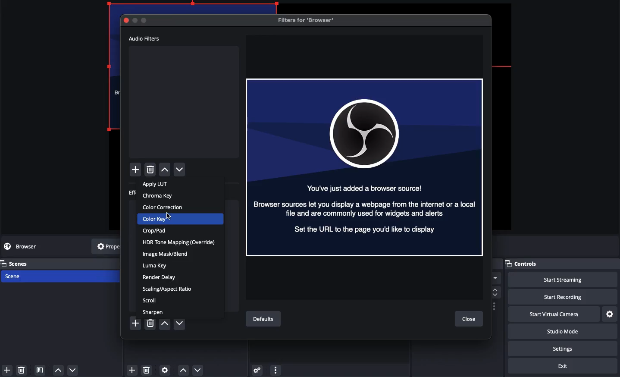 Image resolution: width=620 pixels, height=377 pixels. Describe the element at coordinates (562, 331) in the screenshot. I see `Studio` at that location.